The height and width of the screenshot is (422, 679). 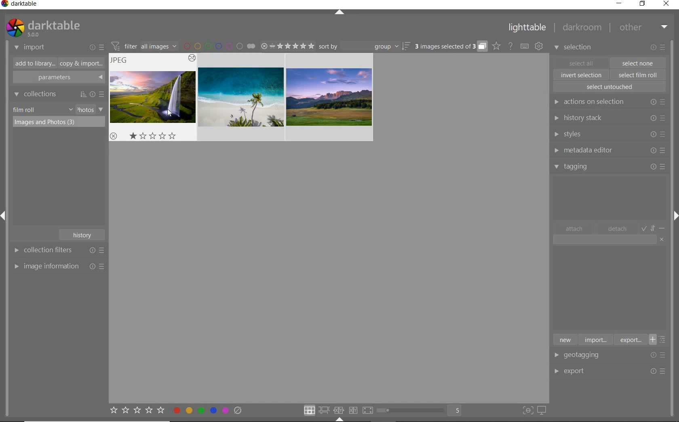 I want to click on set display profile, so click(x=542, y=411).